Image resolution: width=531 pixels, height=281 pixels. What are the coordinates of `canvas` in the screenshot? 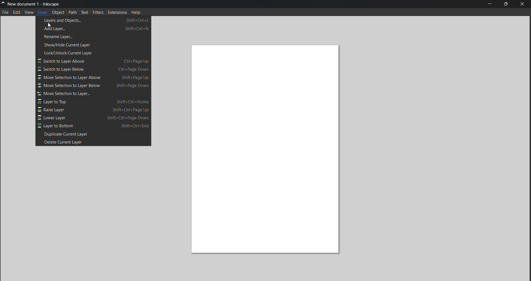 It's located at (267, 147).